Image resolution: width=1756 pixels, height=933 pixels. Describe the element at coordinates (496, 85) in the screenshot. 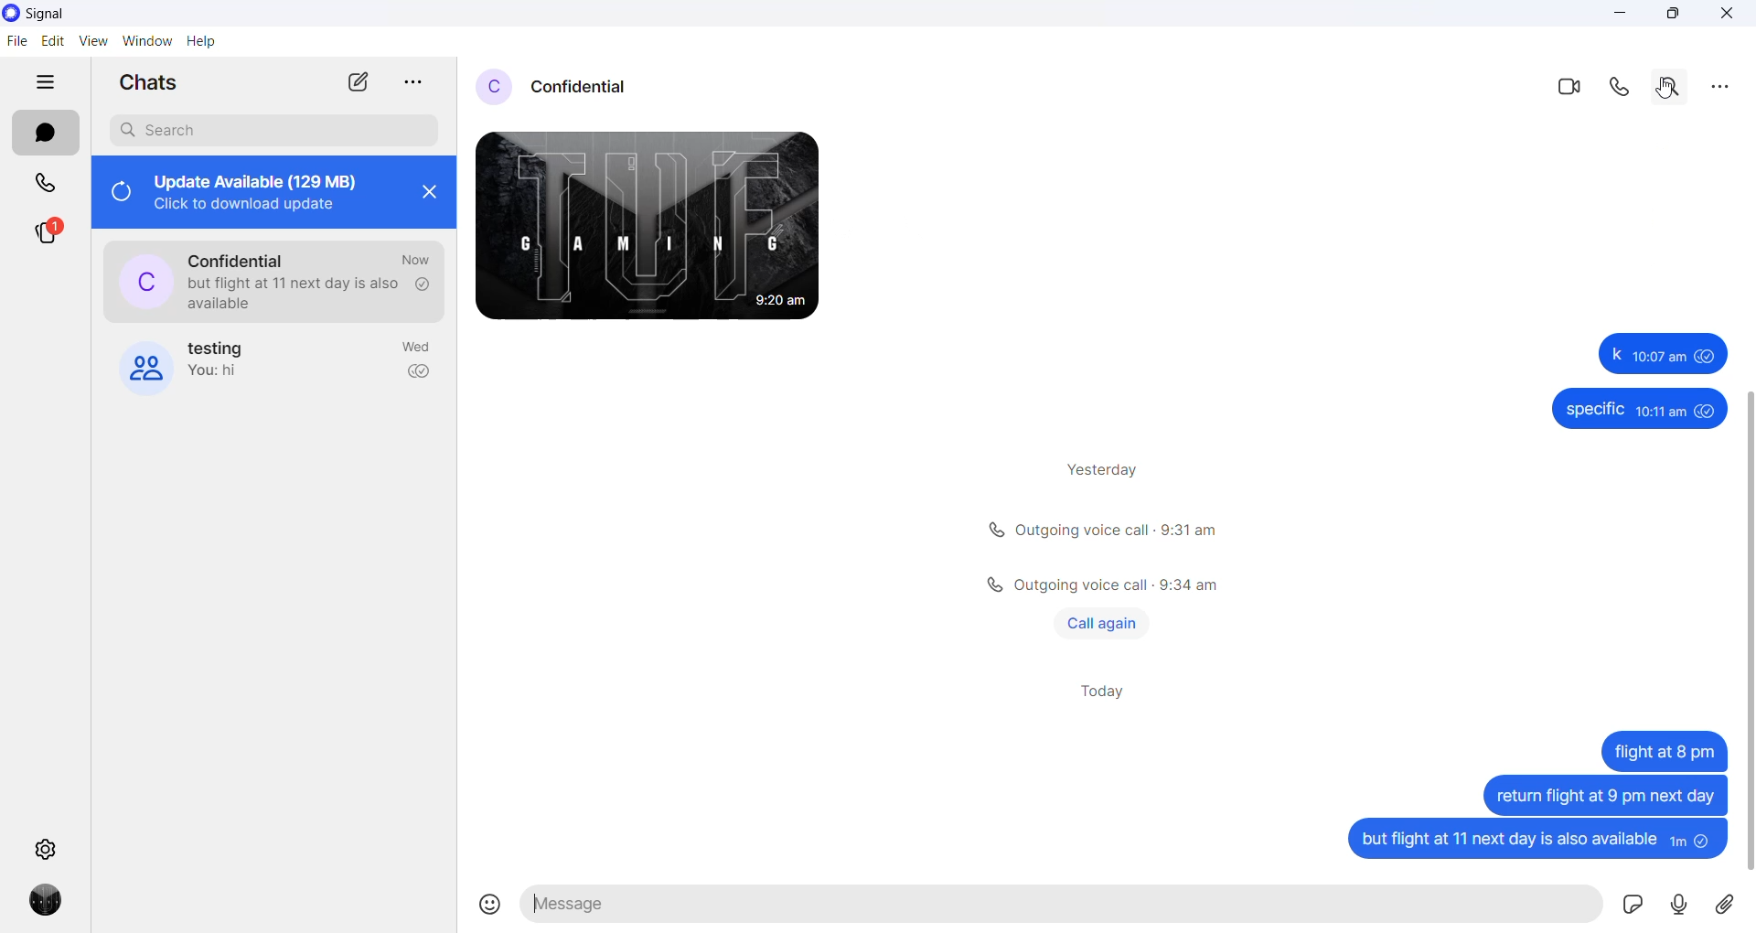

I see `profile picture` at that location.